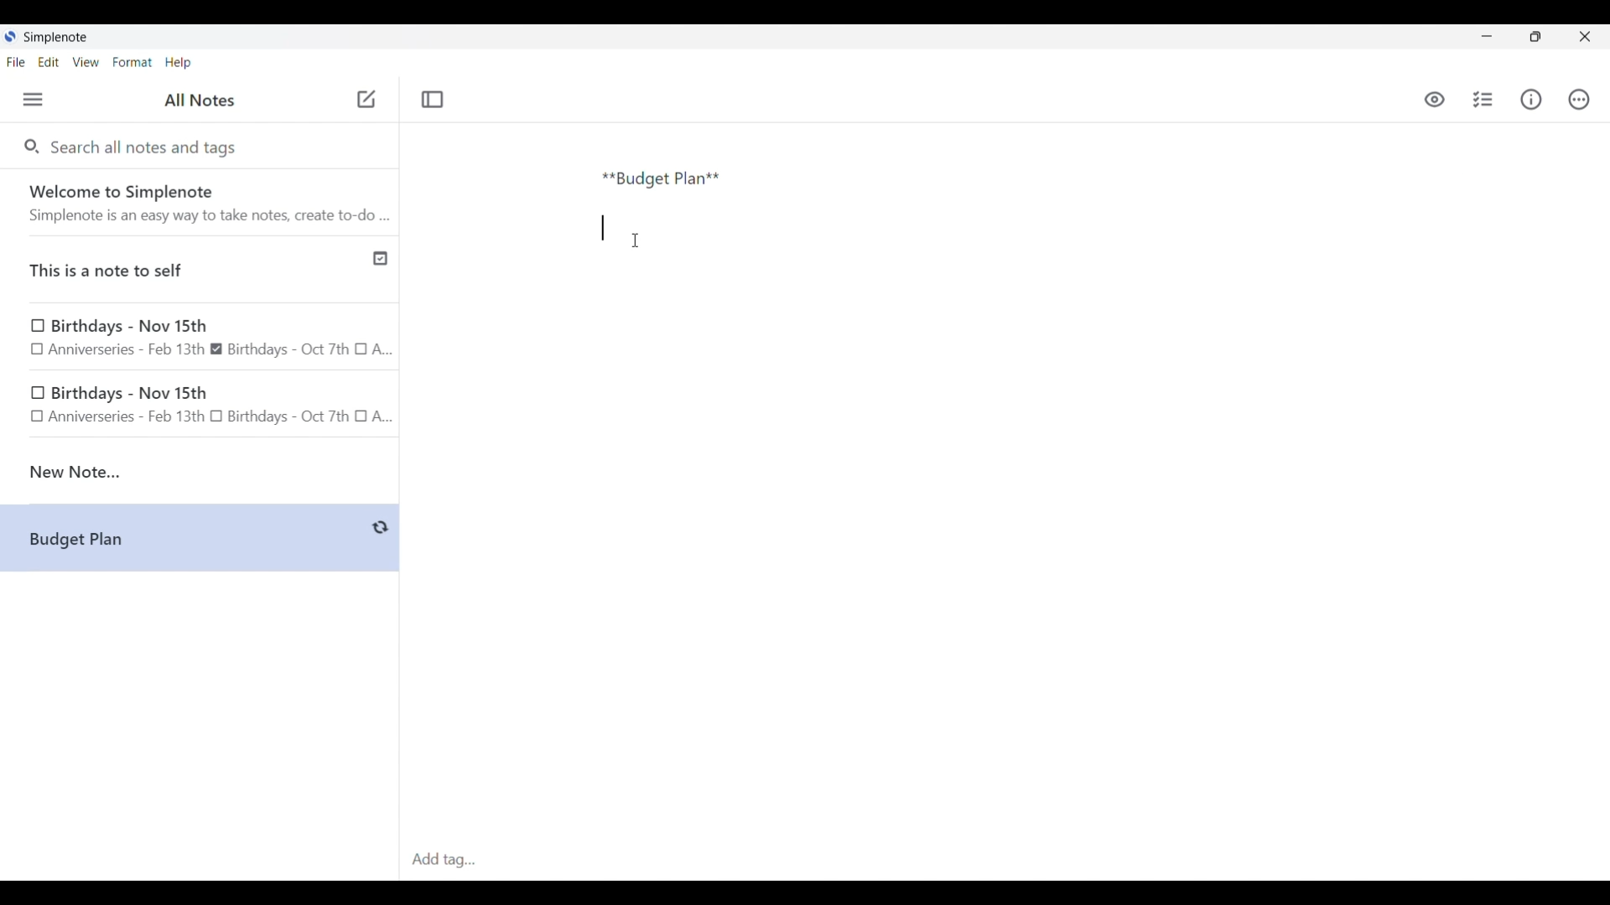  Describe the element at coordinates (1531, 99) in the screenshot. I see `Info` at that location.